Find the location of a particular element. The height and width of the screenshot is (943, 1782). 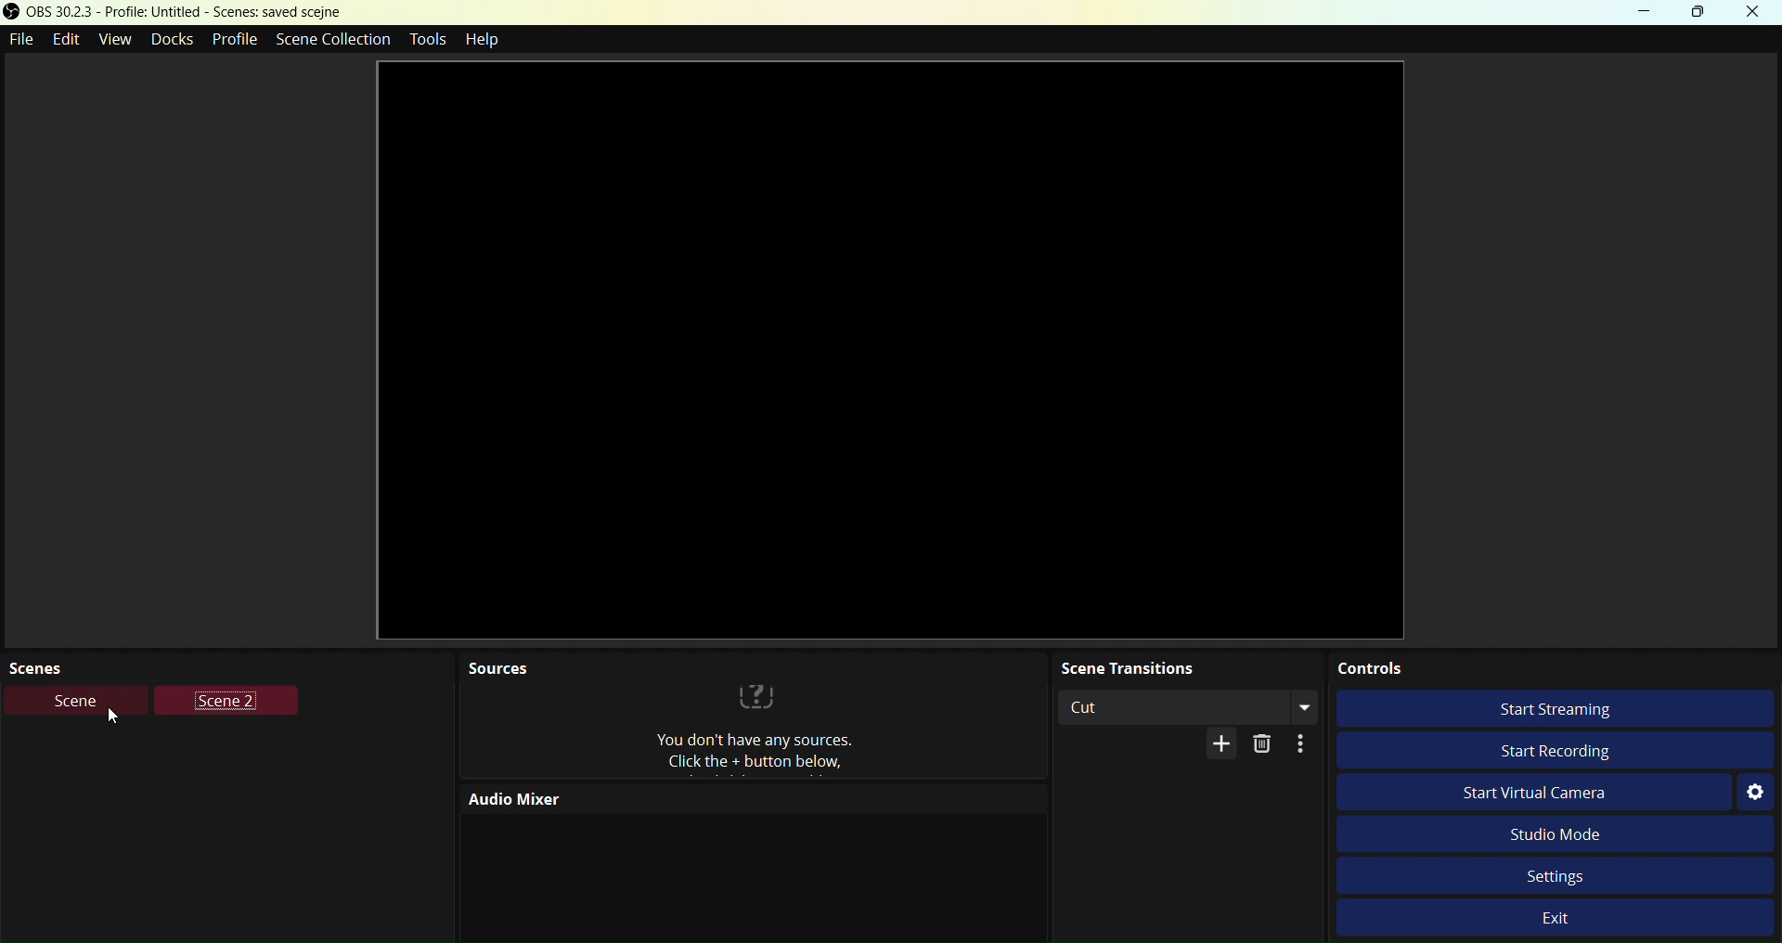

Profile is located at coordinates (235, 42).